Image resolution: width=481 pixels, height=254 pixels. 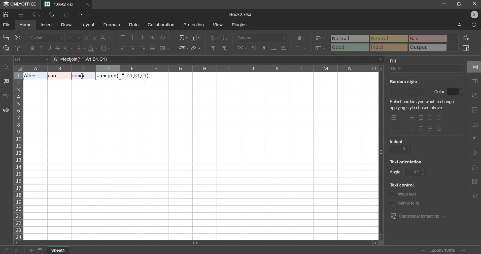 What do you see at coordinates (468, 38) in the screenshot?
I see `replace` at bounding box center [468, 38].